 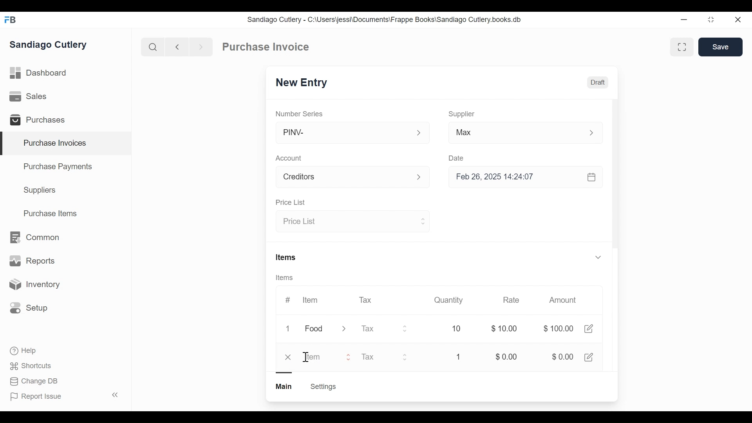 What do you see at coordinates (506, 329) in the screenshot?
I see `$0.00` at bounding box center [506, 329].